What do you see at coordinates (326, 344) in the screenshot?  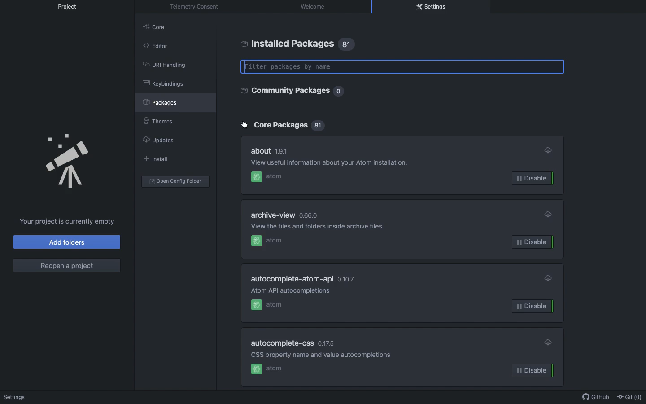 I see `0.175` at bounding box center [326, 344].